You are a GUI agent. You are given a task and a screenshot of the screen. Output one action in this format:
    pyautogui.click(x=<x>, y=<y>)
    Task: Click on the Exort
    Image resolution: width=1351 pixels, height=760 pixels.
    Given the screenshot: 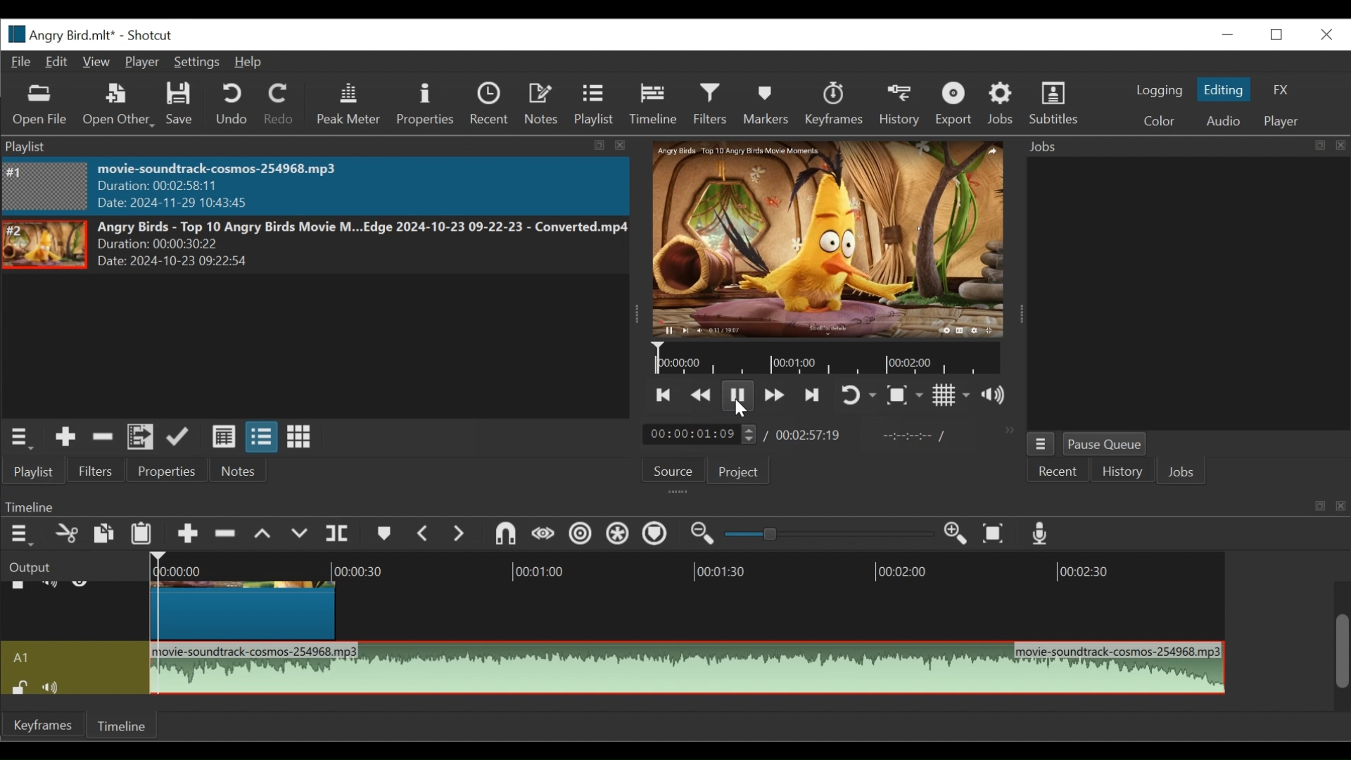 What is the action you would take?
    pyautogui.click(x=956, y=105)
    